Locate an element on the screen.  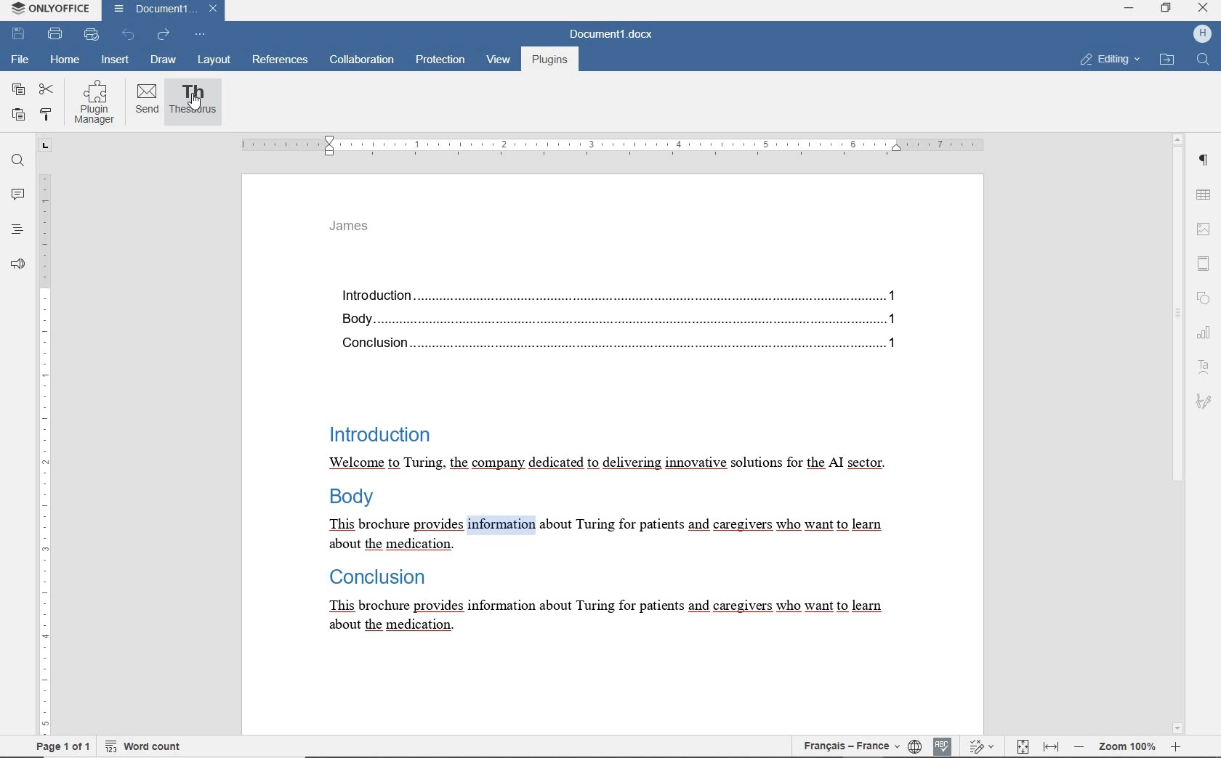
DRAW is located at coordinates (164, 60).